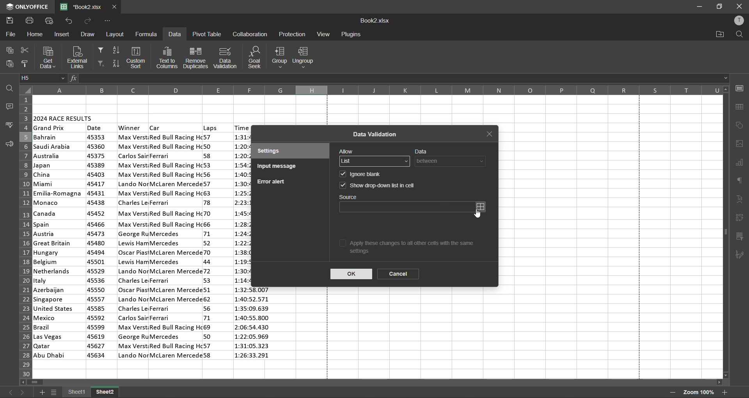 This screenshot has width=749, height=398. What do you see at coordinates (343, 186) in the screenshot?
I see `checkbox` at bounding box center [343, 186].